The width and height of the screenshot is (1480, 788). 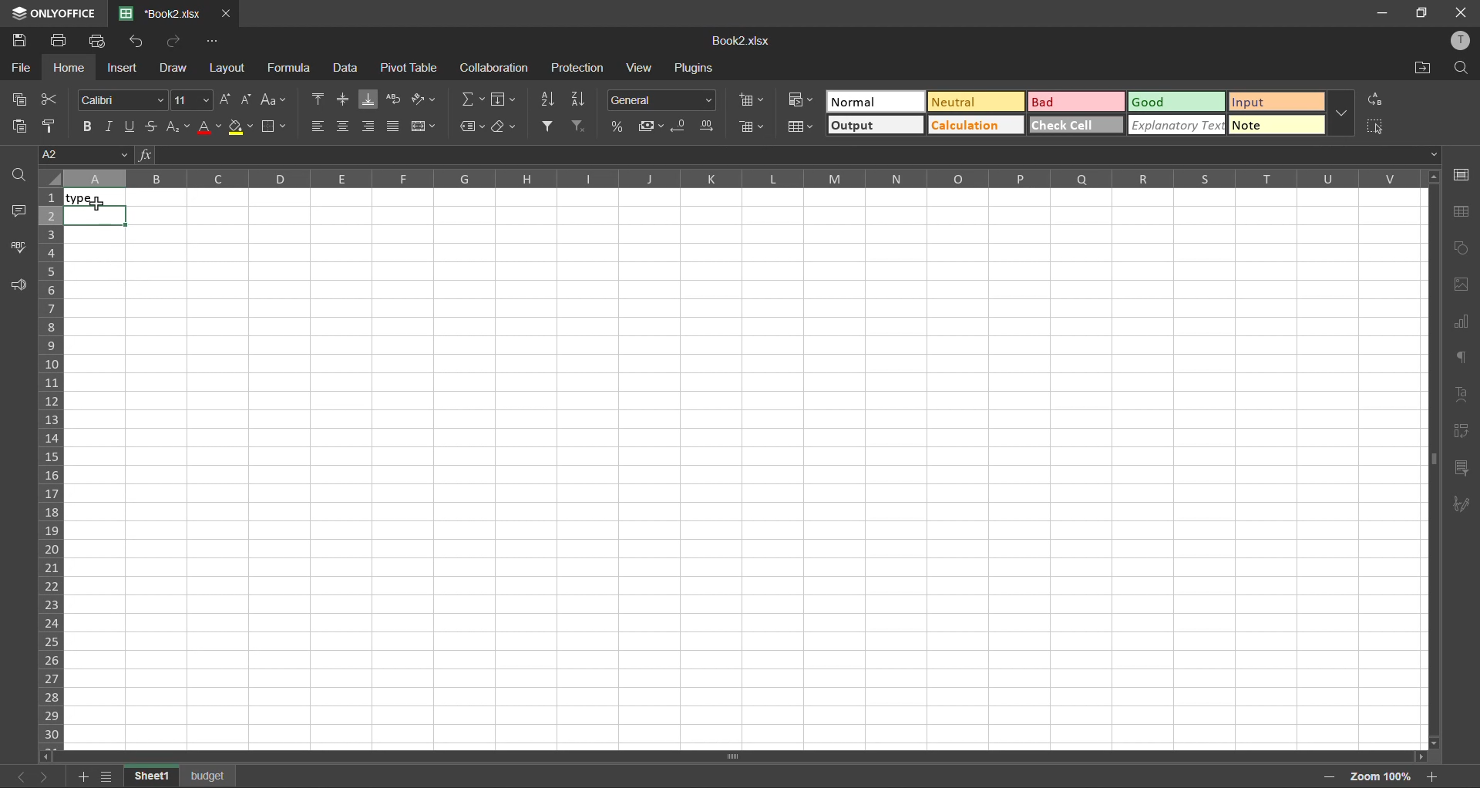 I want to click on save, so click(x=22, y=39).